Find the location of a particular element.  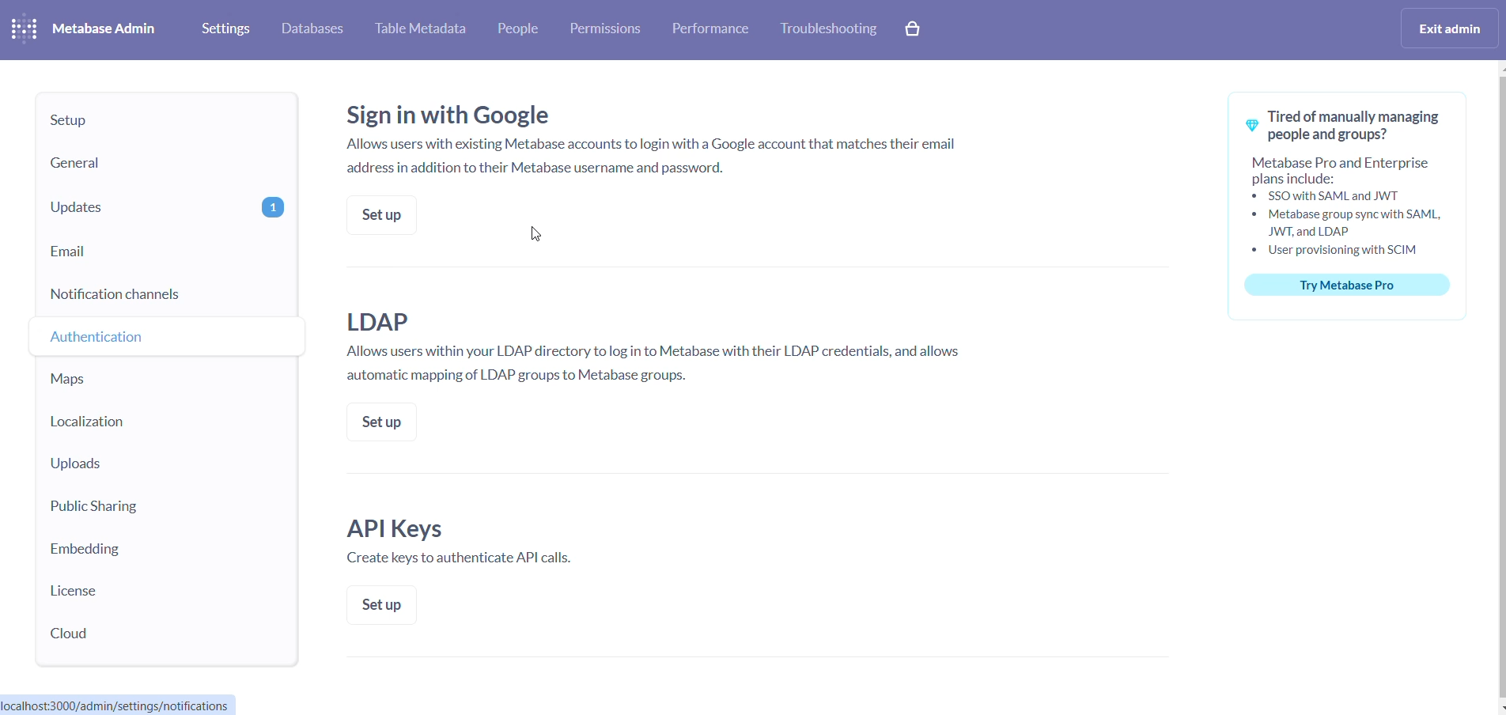

Allows users within your LDAP directory to log in to Metabase with their LDAP credentials, and allows
automatic mapping of LDAP groups to Metabase groups. is located at coordinates (666, 348).